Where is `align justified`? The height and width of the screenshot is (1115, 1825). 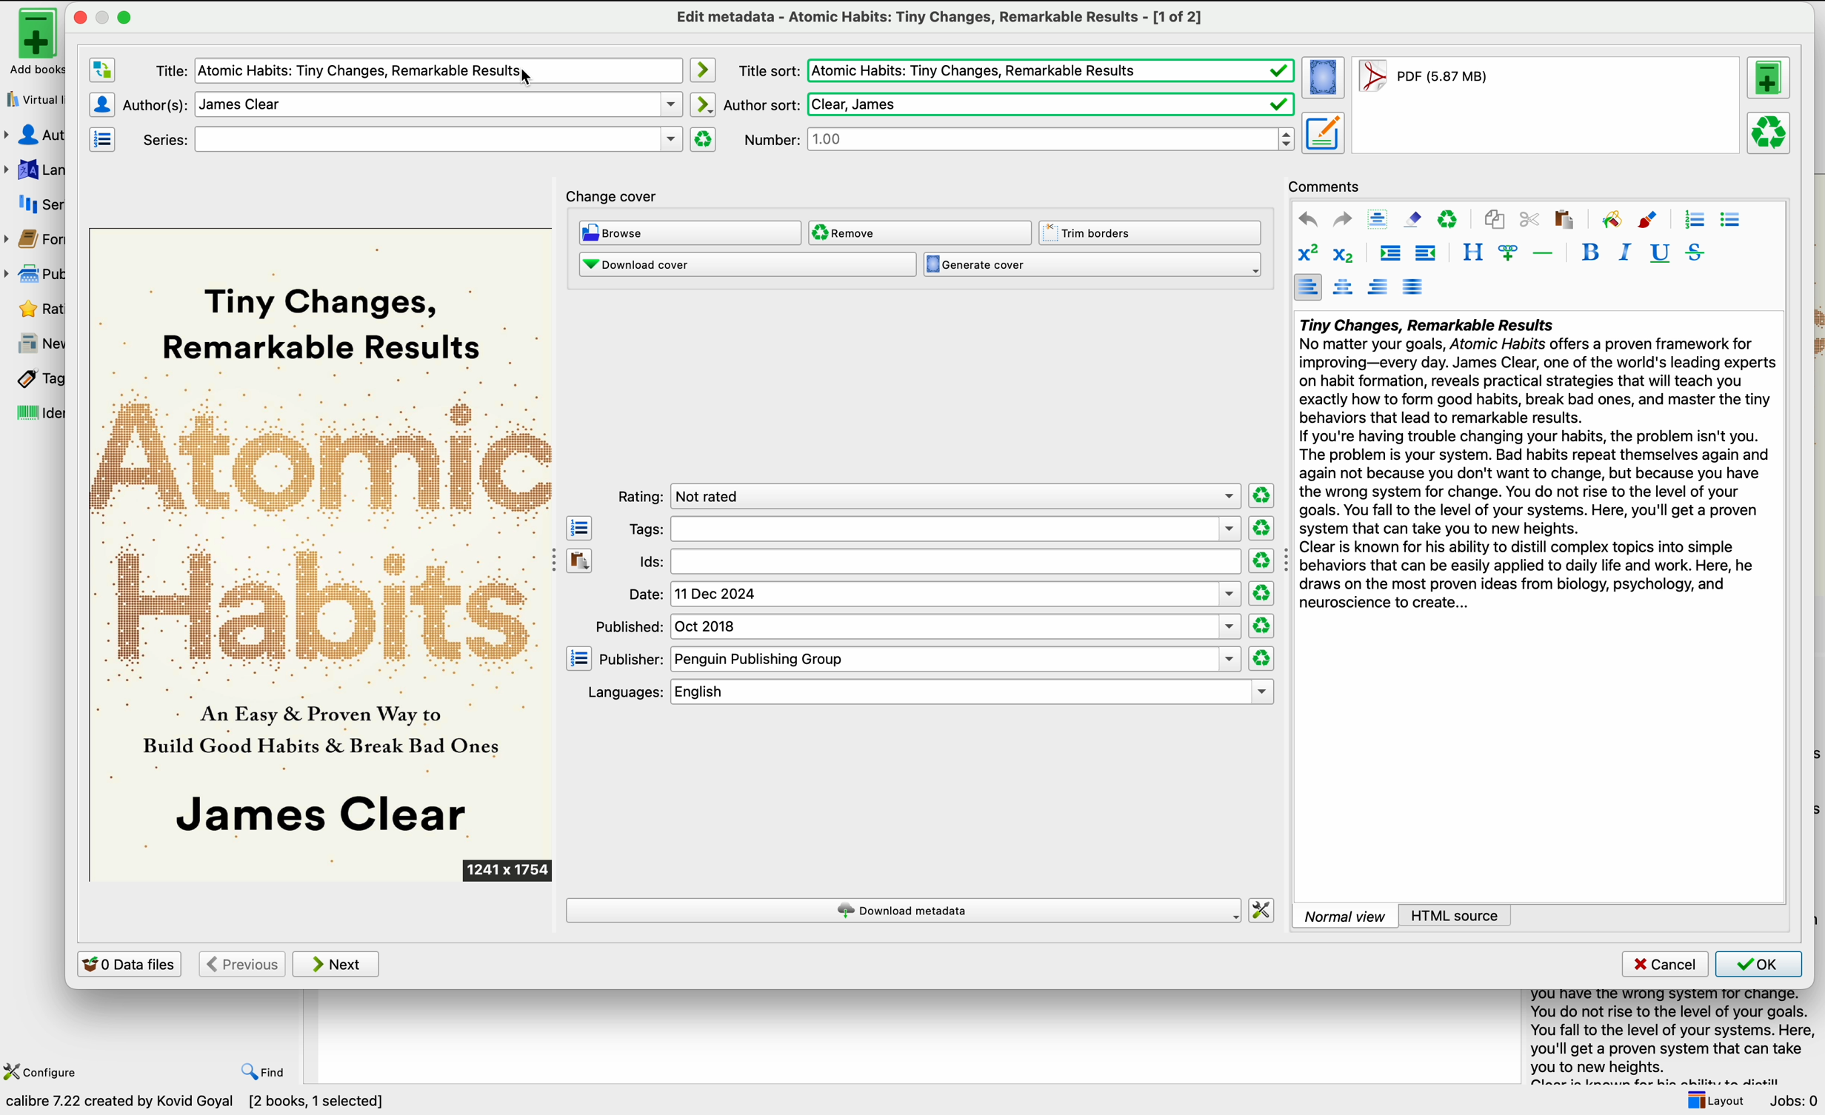
align justified is located at coordinates (1415, 287).